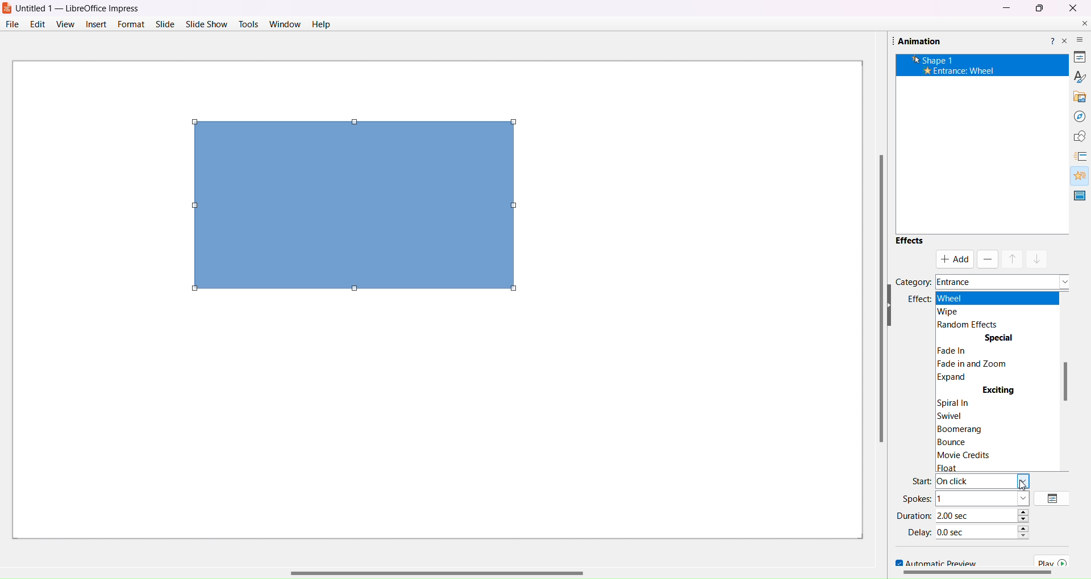 This screenshot has width=1091, height=579. I want to click on Effect, so click(917, 298).